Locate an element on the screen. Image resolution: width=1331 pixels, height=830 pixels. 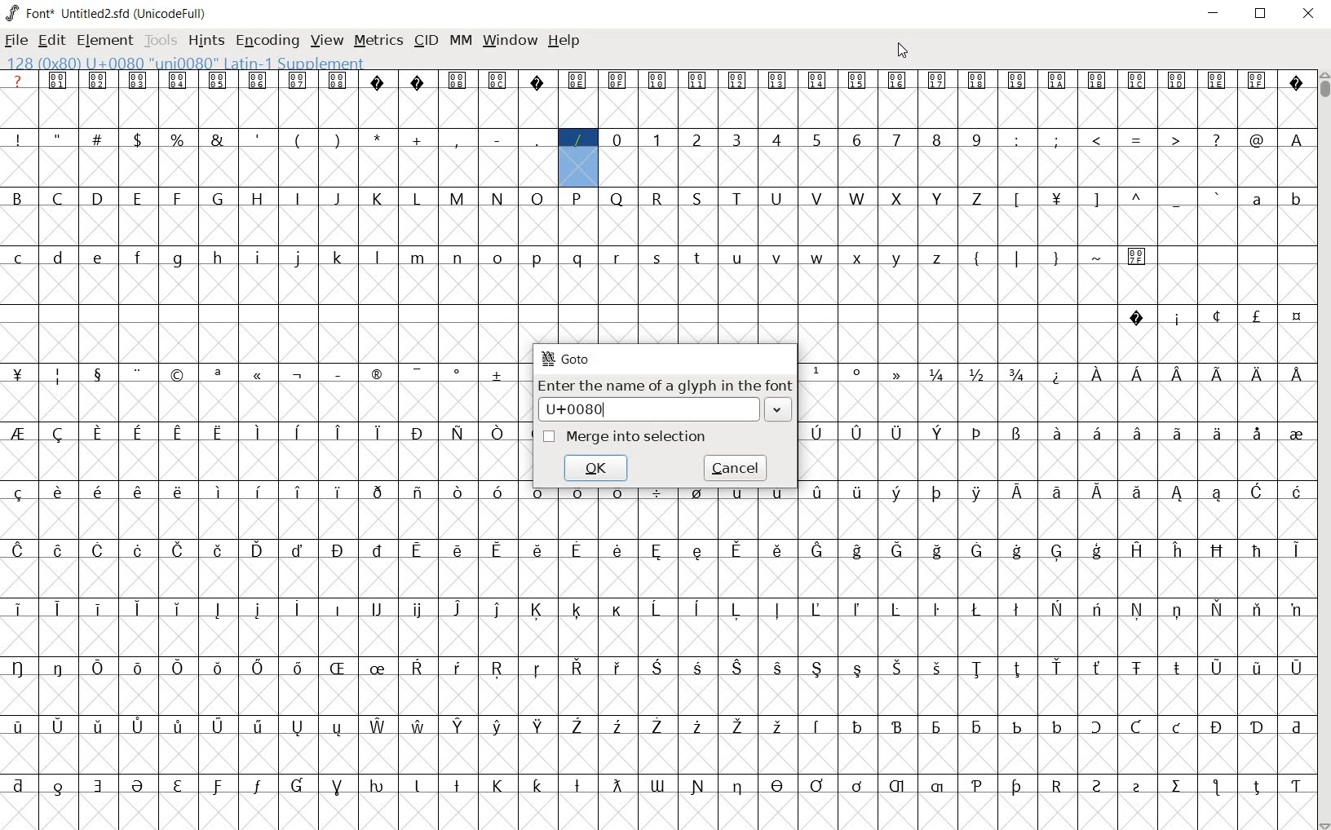
glyph is located at coordinates (497, 198).